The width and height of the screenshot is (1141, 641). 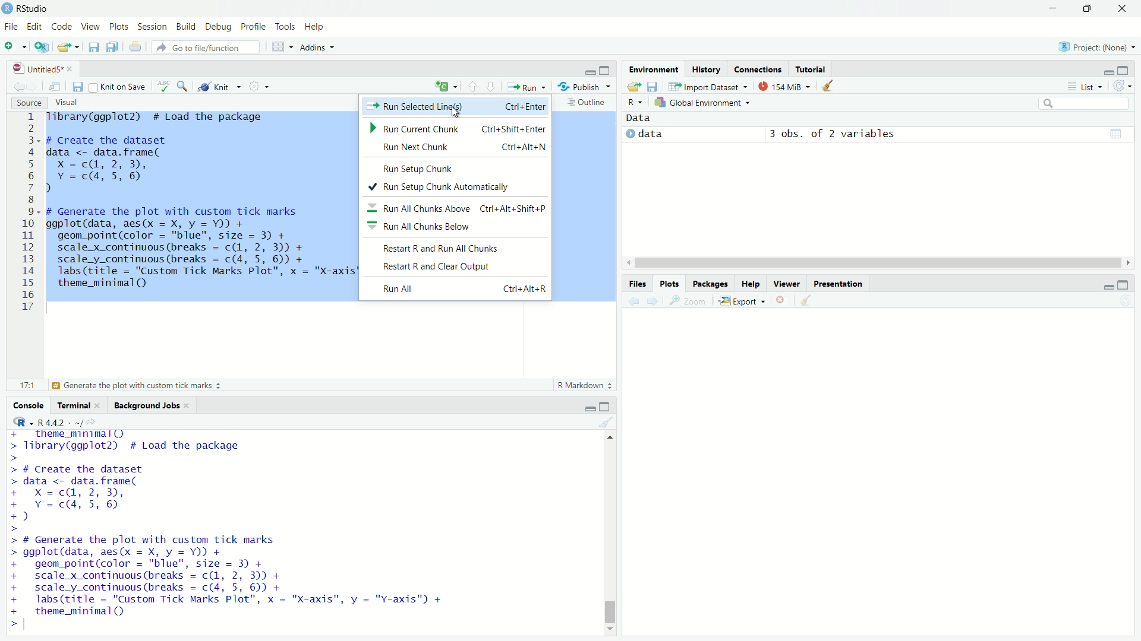 What do you see at coordinates (21, 385) in the screenshot?
I see `17:1` at bounding box center [21, 385].